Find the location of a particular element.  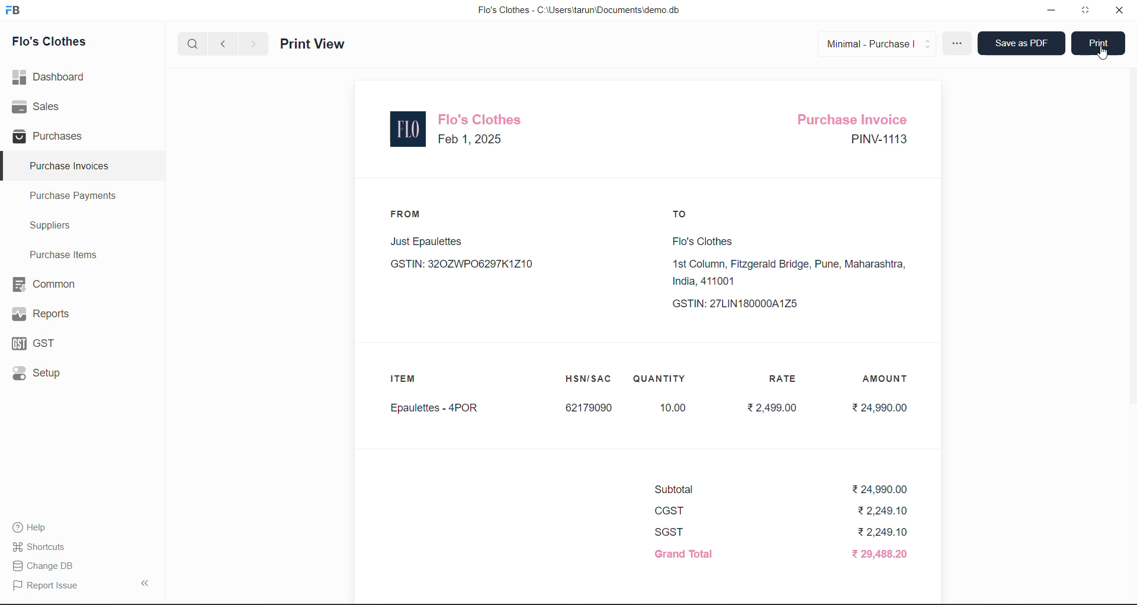

₹24,990.00 is located at coordinates (885, 409).